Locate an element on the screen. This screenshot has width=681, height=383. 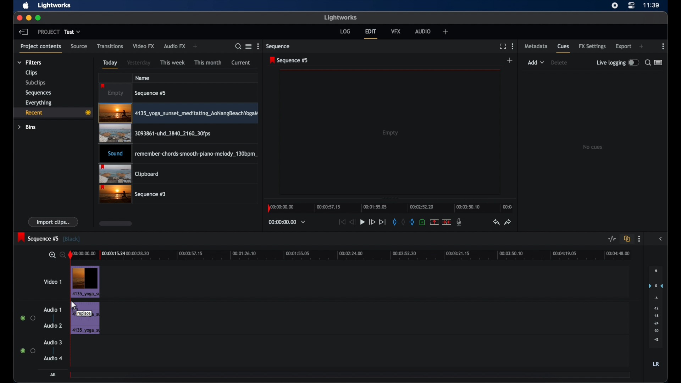
clipboard is located at coordinates (129, 173).